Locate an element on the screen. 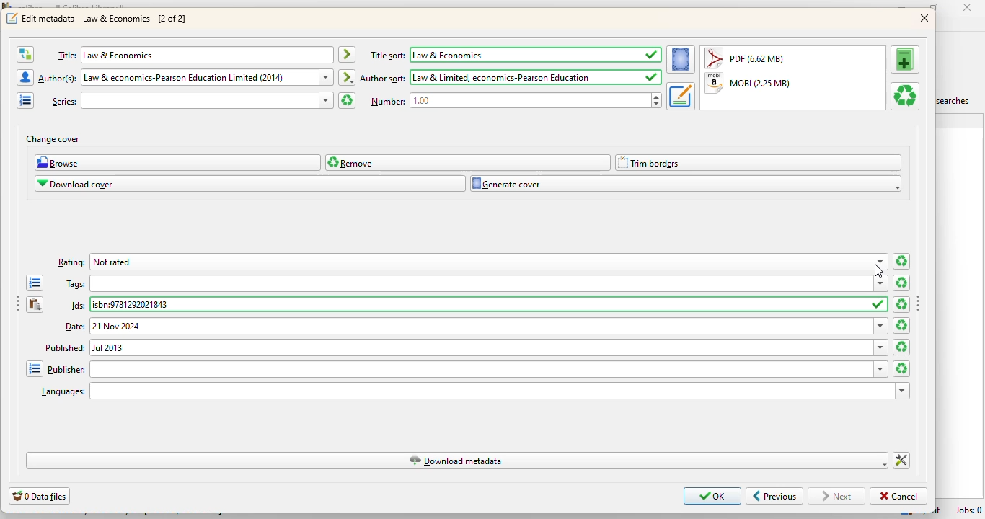  next is located at coordinates (839, 496).